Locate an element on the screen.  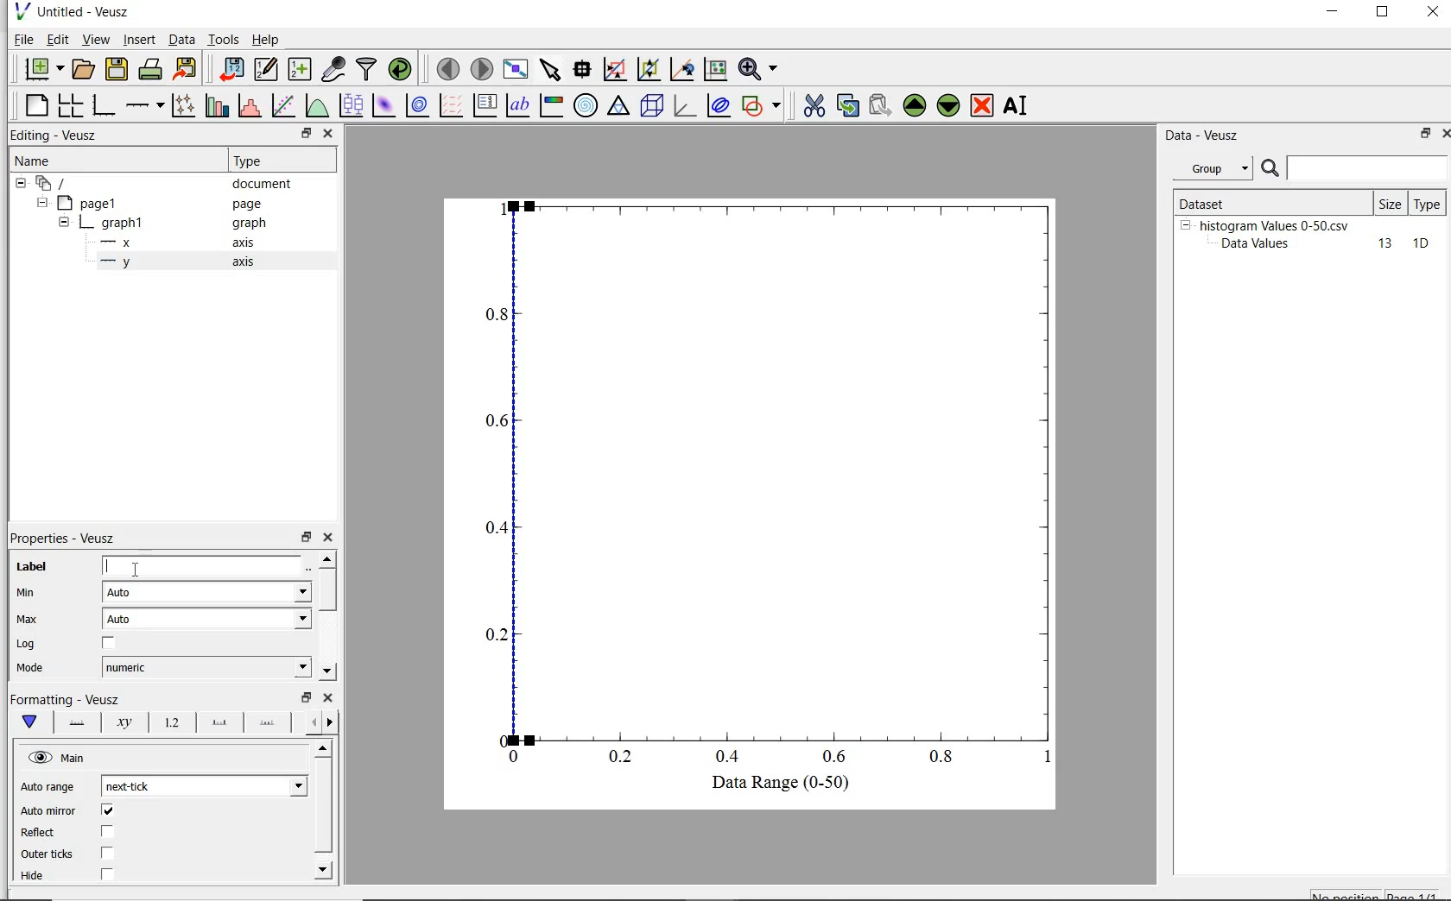
Log is located at coordinates (25, 645).